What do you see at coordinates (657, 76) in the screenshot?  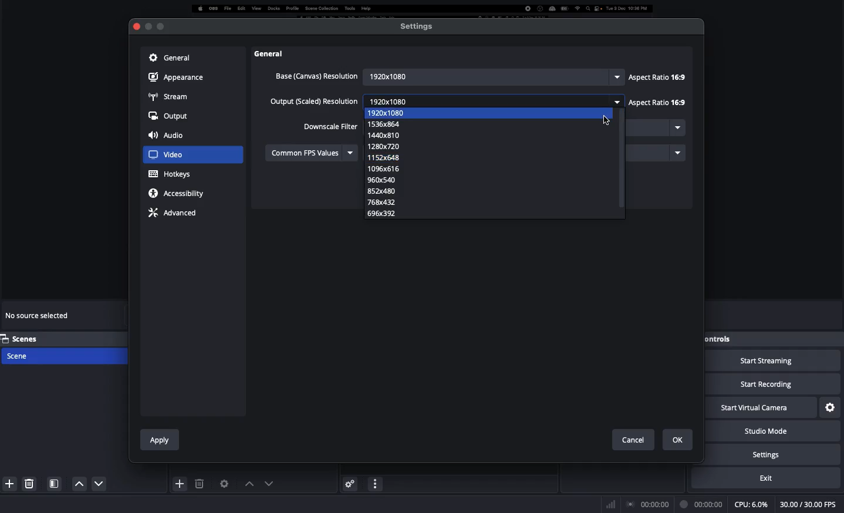 I see `~ Aspect Ratio 16:9` at bounding box center [657, 76].